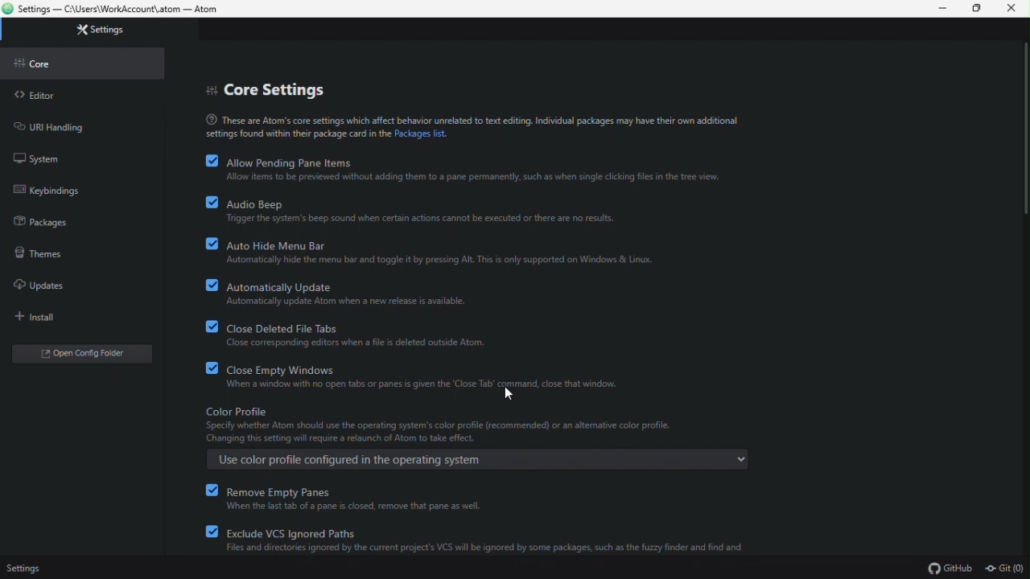 Image resolution: width=1030 pixels, height=579 pixels. I want to click on keybinding, so click(63, 190).